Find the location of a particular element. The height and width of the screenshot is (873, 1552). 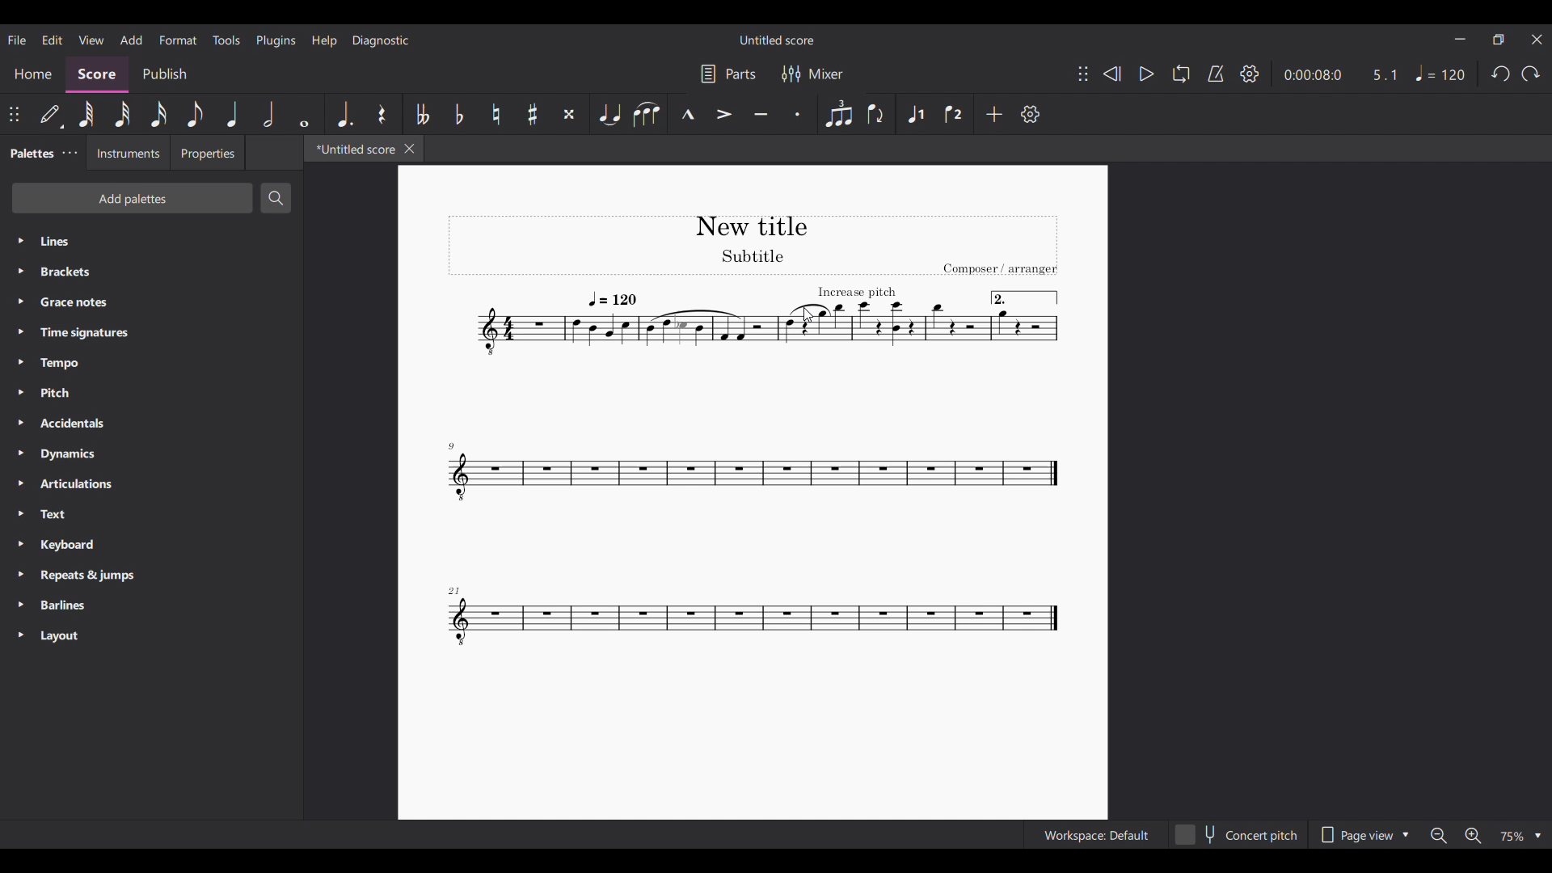

16th note is located at coordinates (159, 114).